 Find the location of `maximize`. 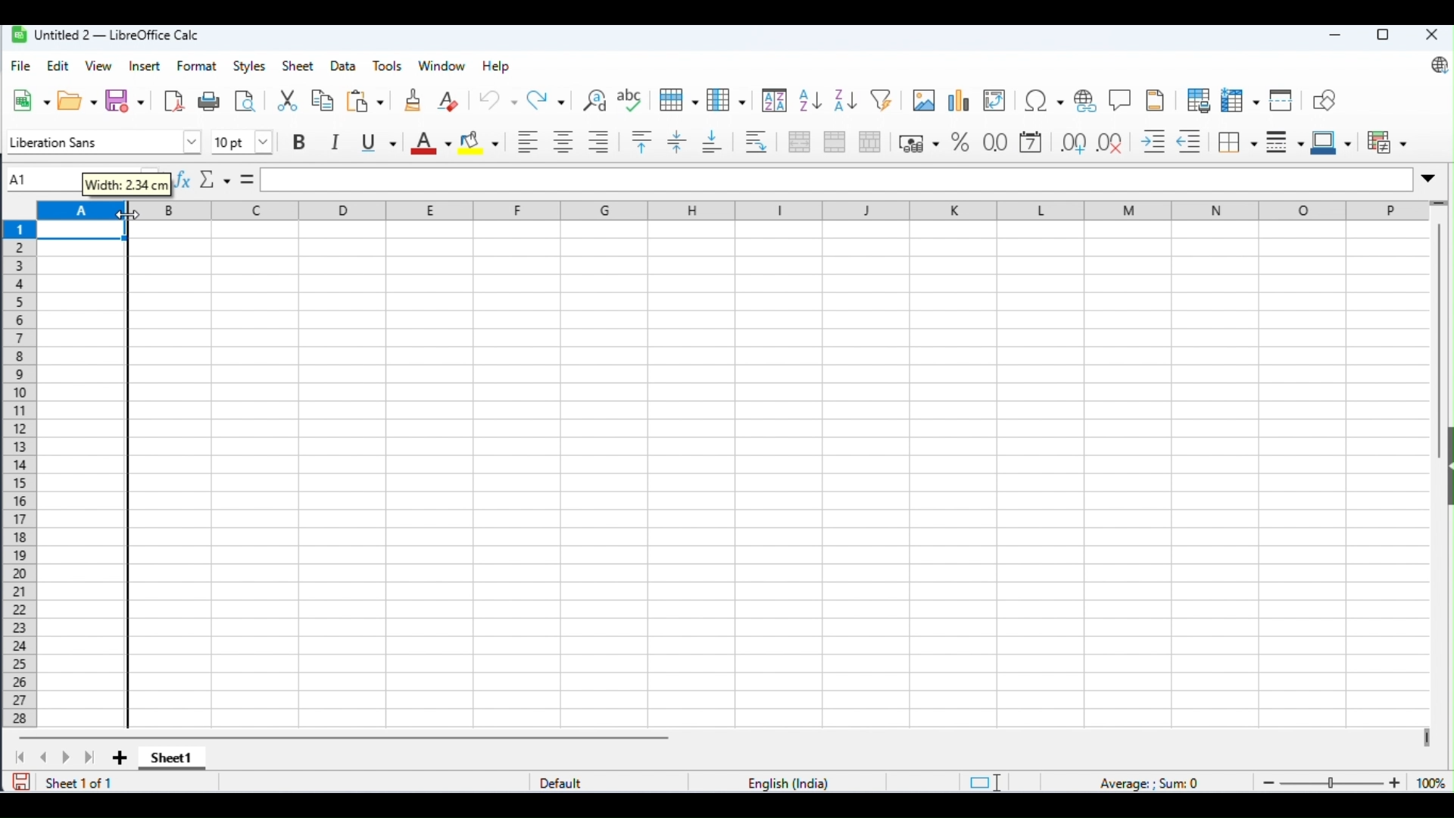

maximize is located at coordinates (1381, 36).